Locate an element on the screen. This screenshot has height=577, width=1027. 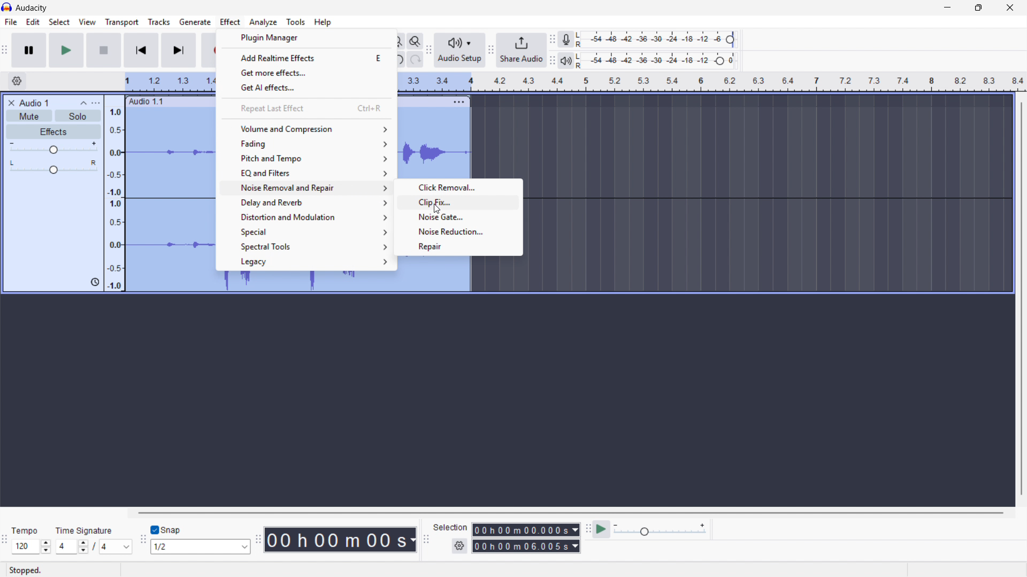
Skip to start  is located at coordinates (141, 50).